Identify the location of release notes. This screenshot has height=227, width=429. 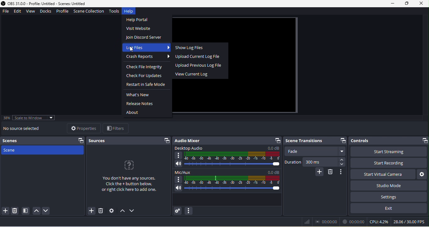
(141, 104).